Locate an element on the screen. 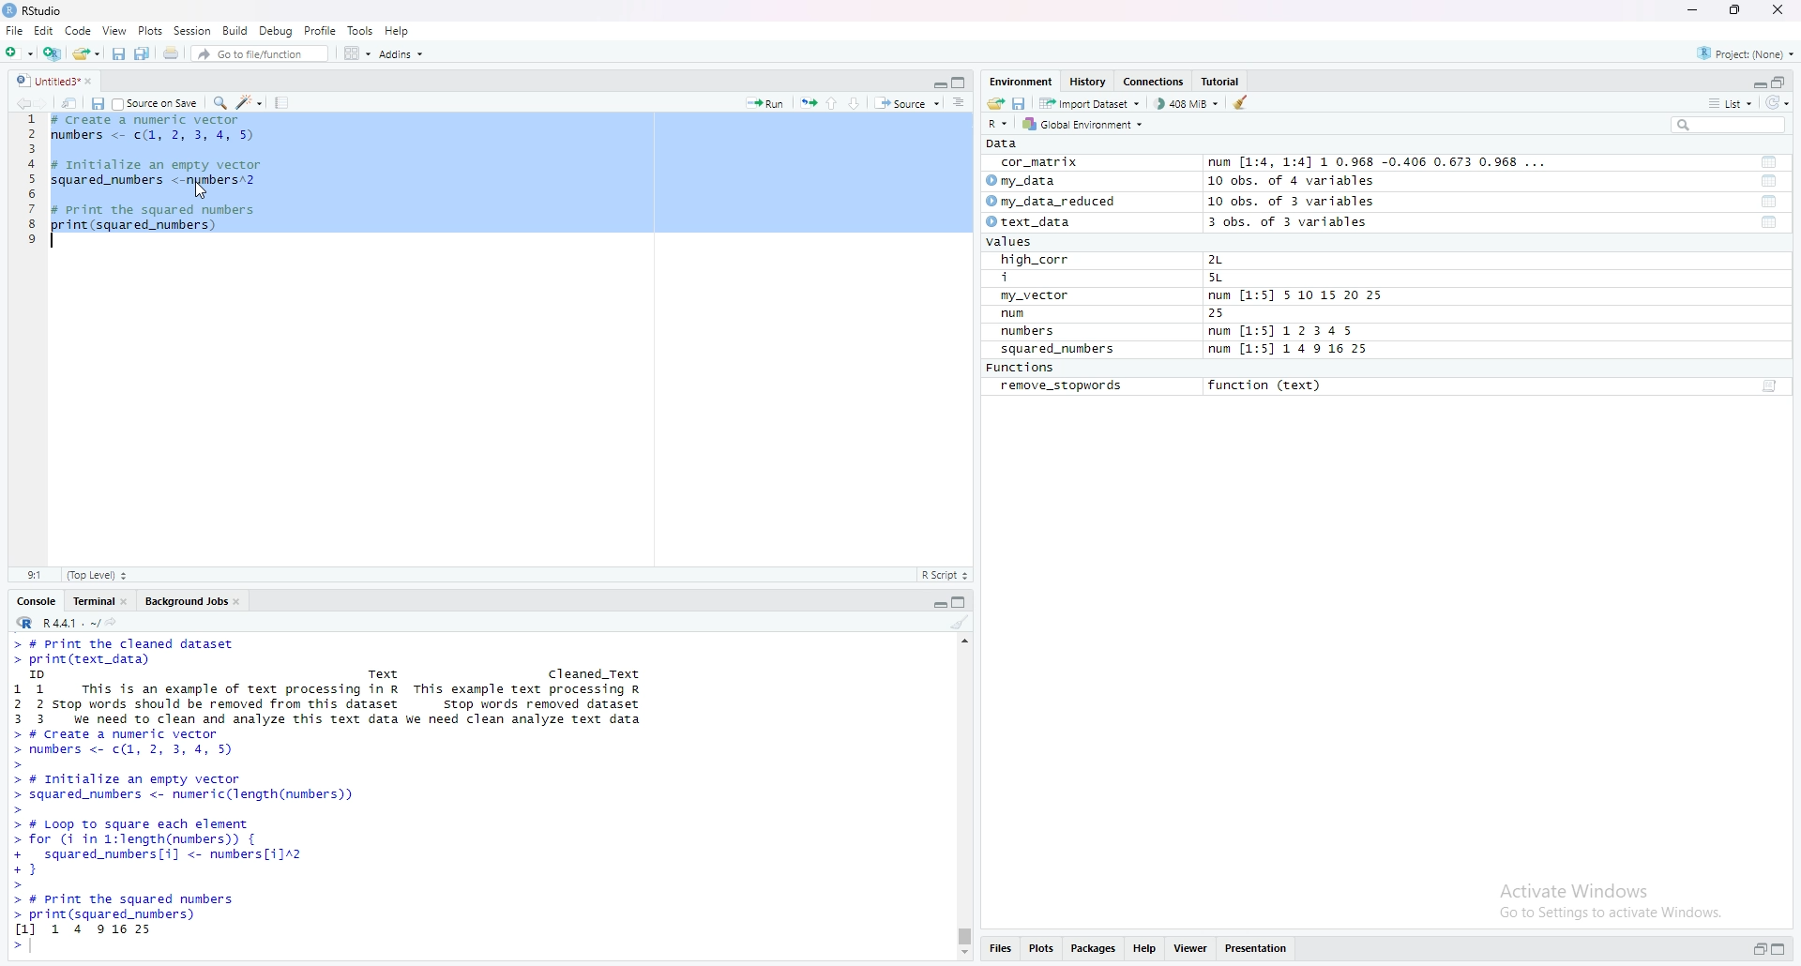 This screenshot has height=966, width=1801. Debug is located at coordinates (277, 30).